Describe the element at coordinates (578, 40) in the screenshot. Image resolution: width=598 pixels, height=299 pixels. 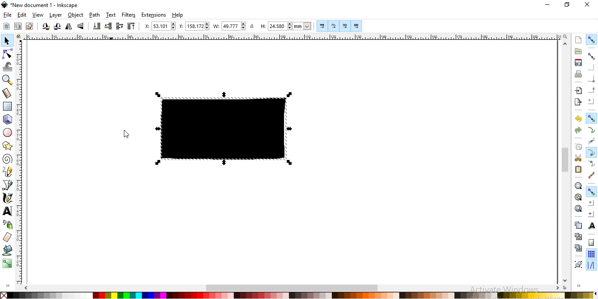
I see `create new document fro default template` at that location.